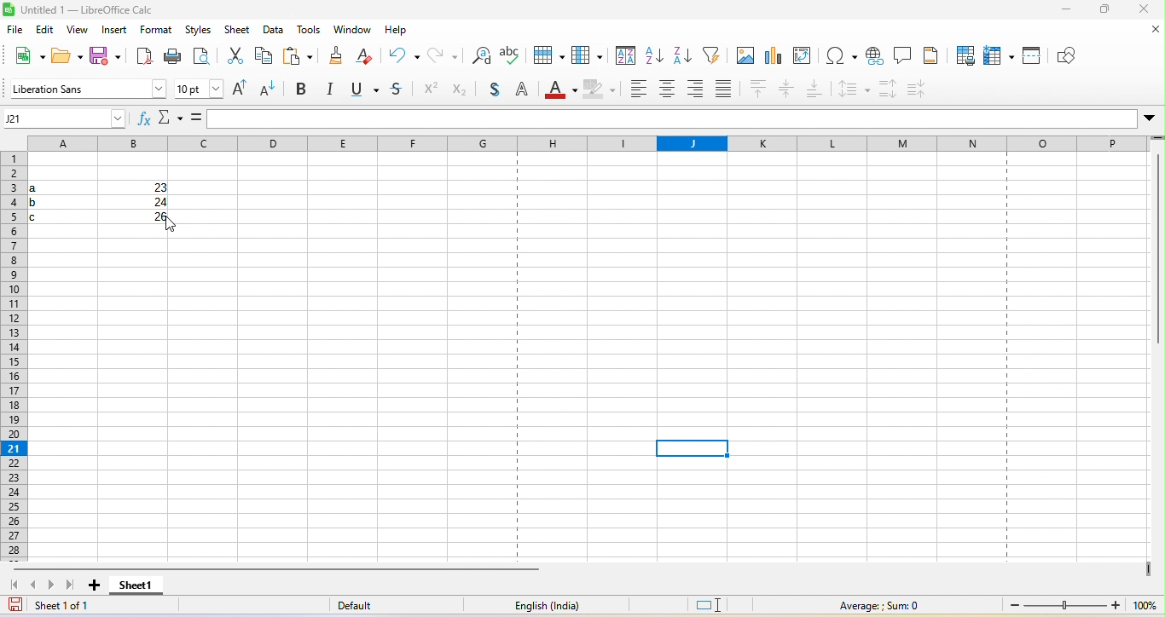 This screenshot has height=617, width=1165. What do you see at coordinates (13, 586) in the screenshot?
I see `first sheet` at bounding box center [13, 586].